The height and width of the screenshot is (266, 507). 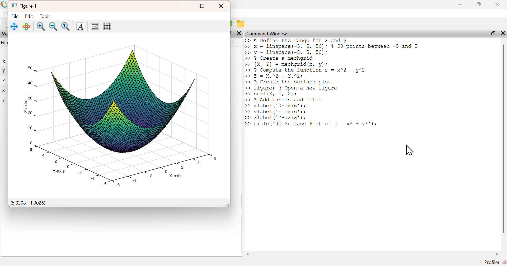 I want to click on Edit, so click(x=29, y=16).